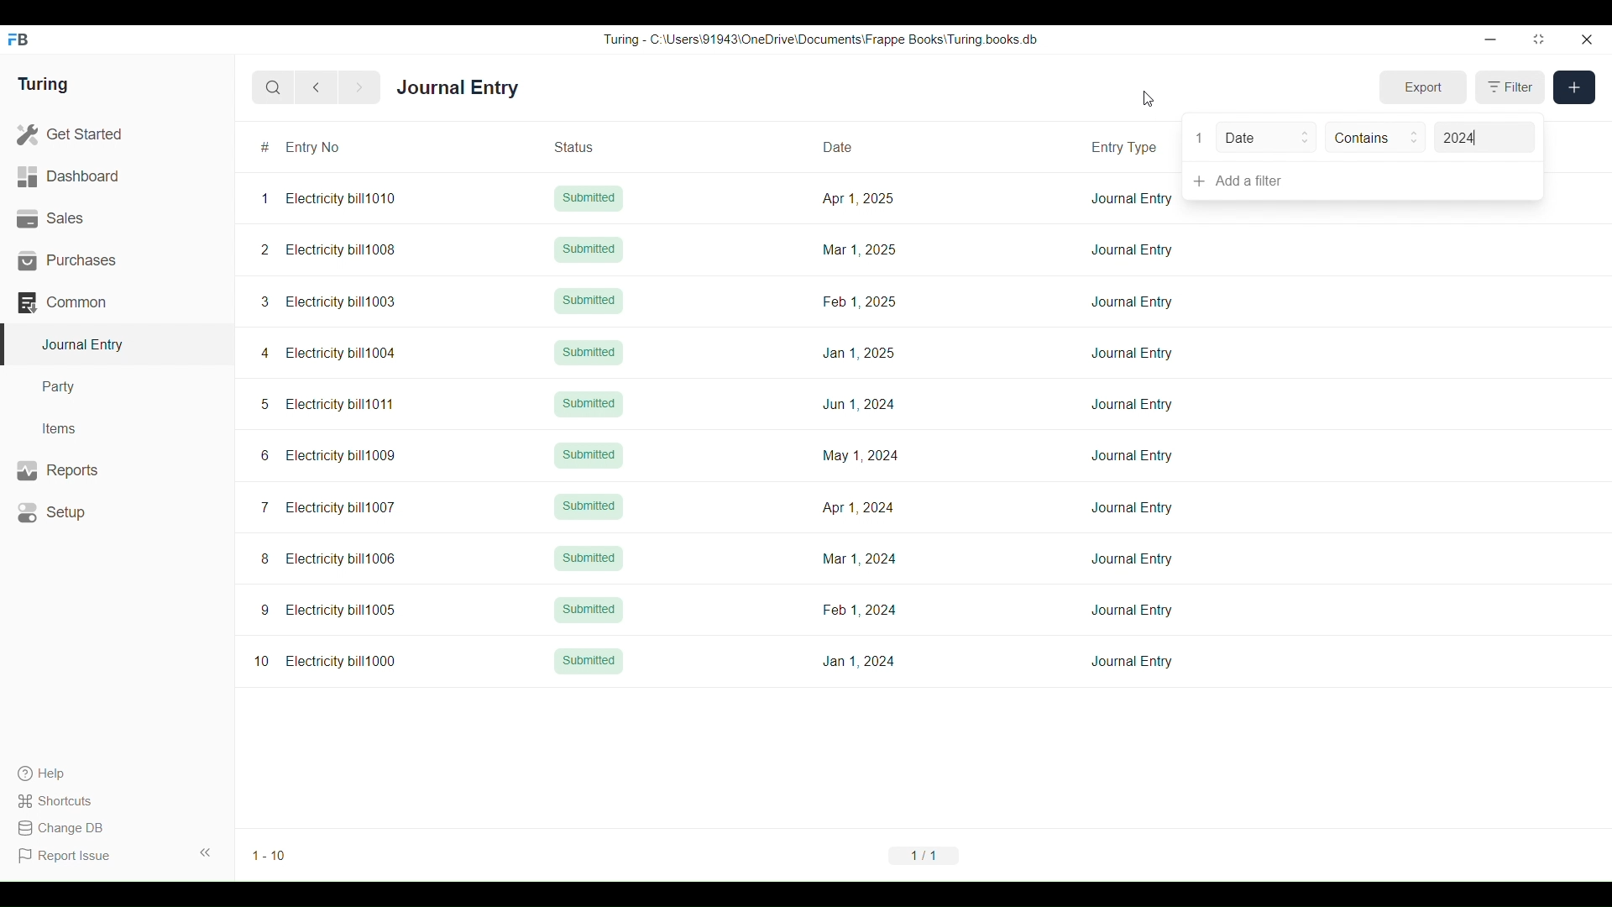 The image size is (1612, 907). I want to click on Date, so click(858, 145).